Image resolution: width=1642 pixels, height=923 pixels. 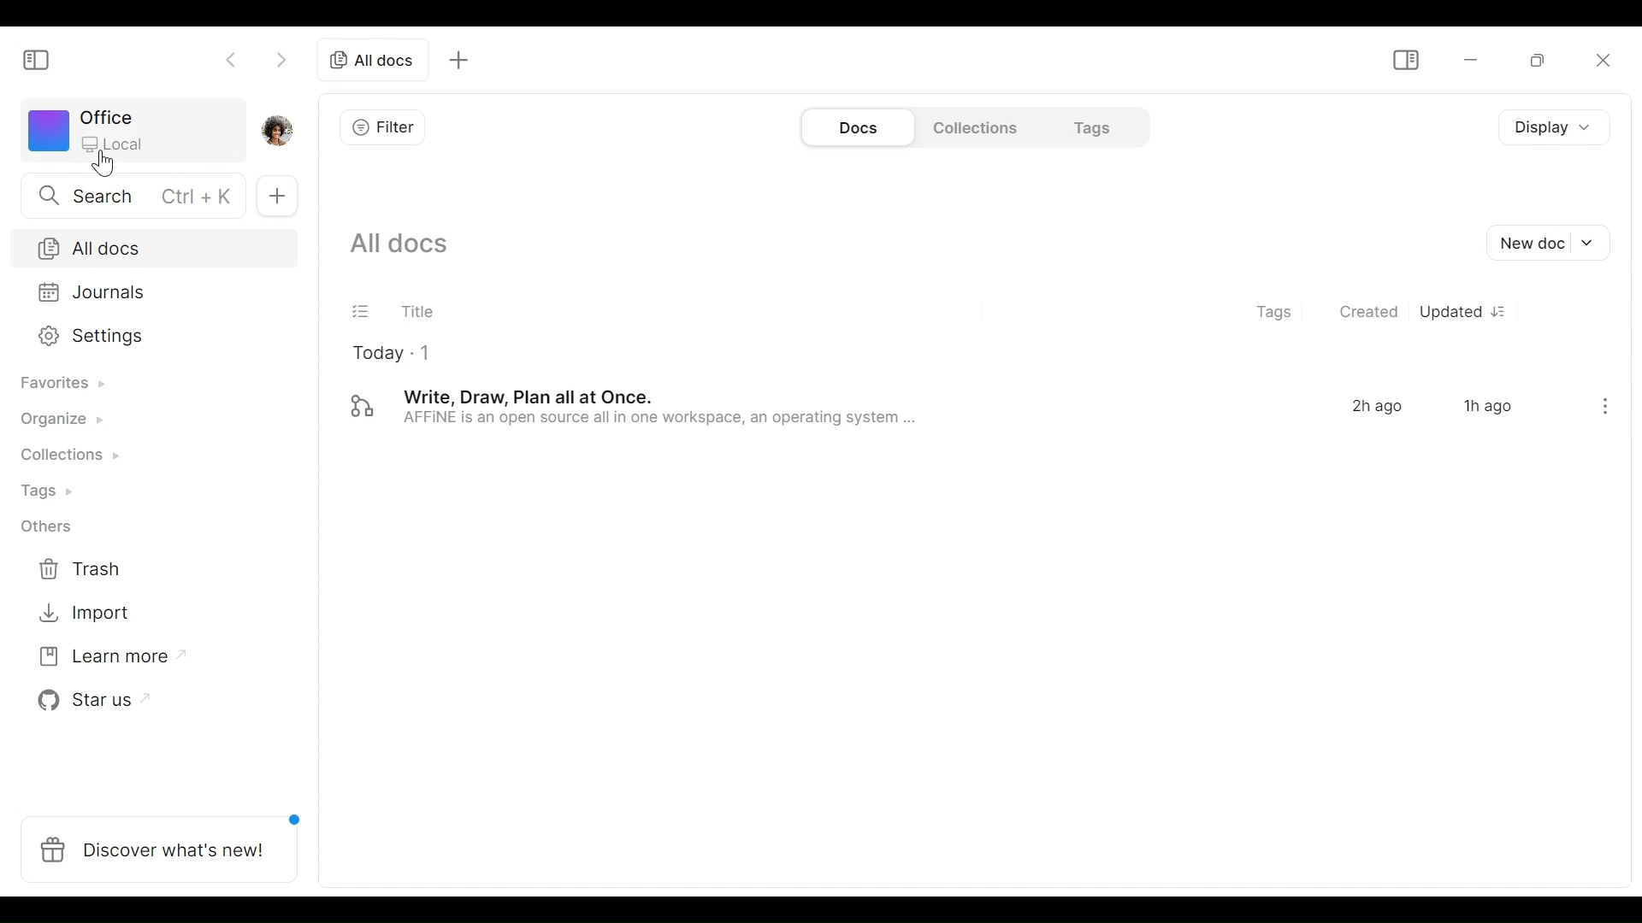 I want to click on Search bar, so click(x=127, y=197).